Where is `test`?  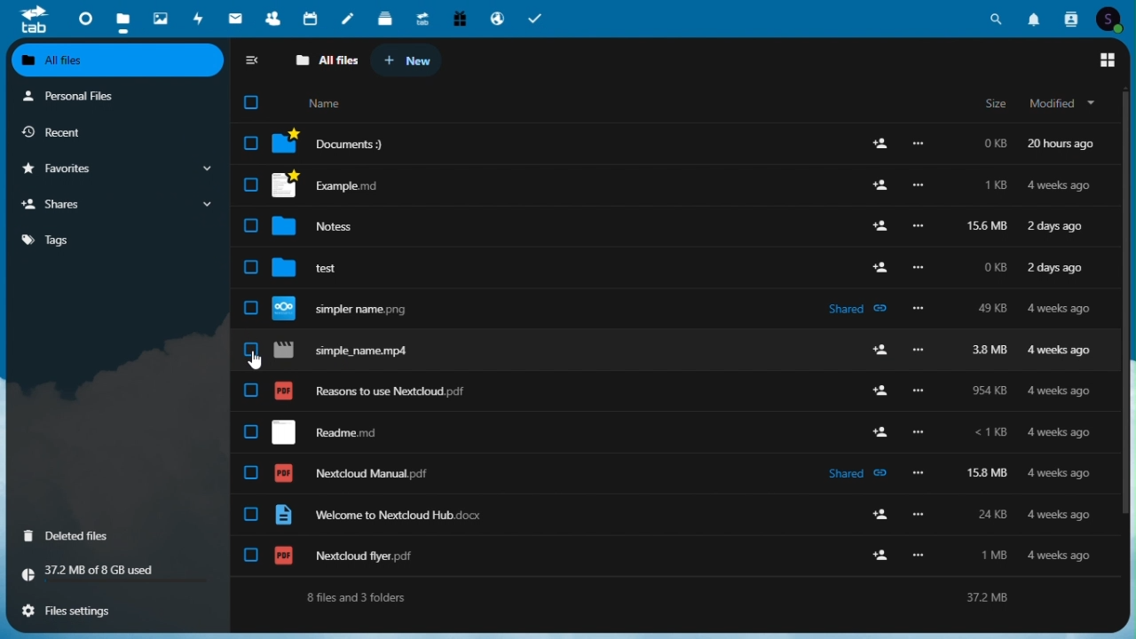
test is located at coordinates (674, 266).